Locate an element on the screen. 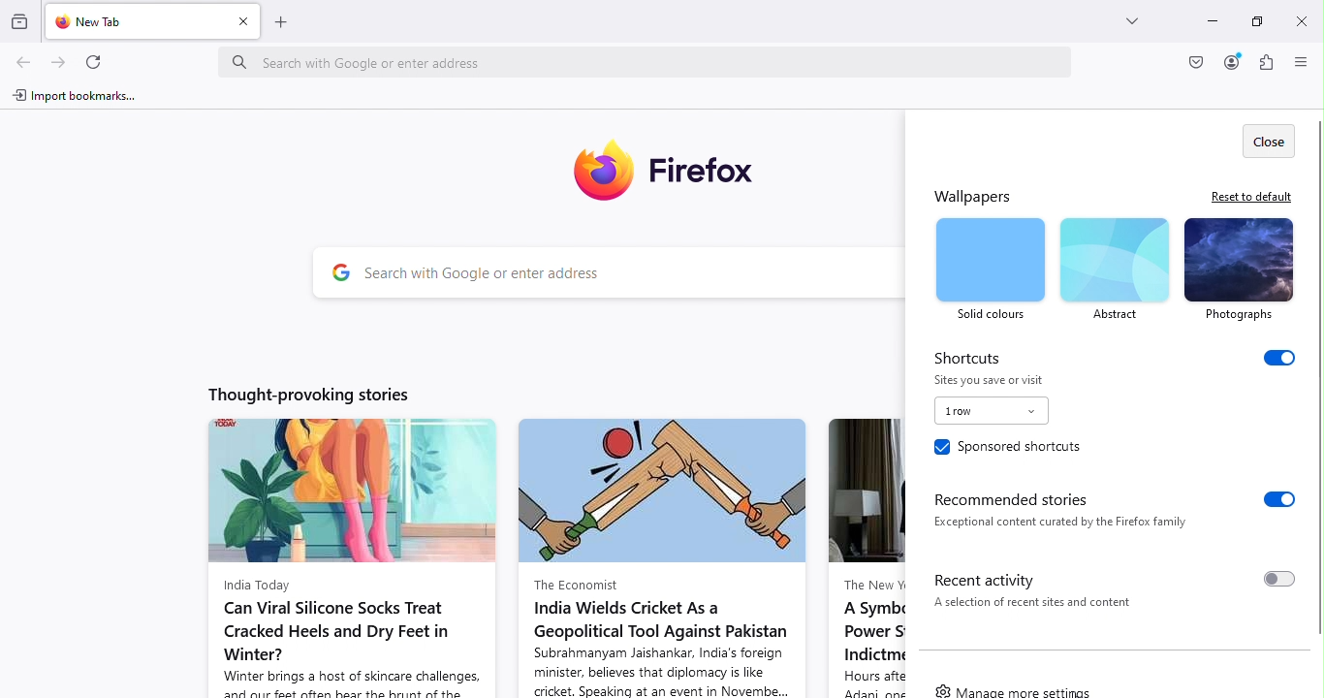  Thought-provoking stories is located at coordinates (299, 393).